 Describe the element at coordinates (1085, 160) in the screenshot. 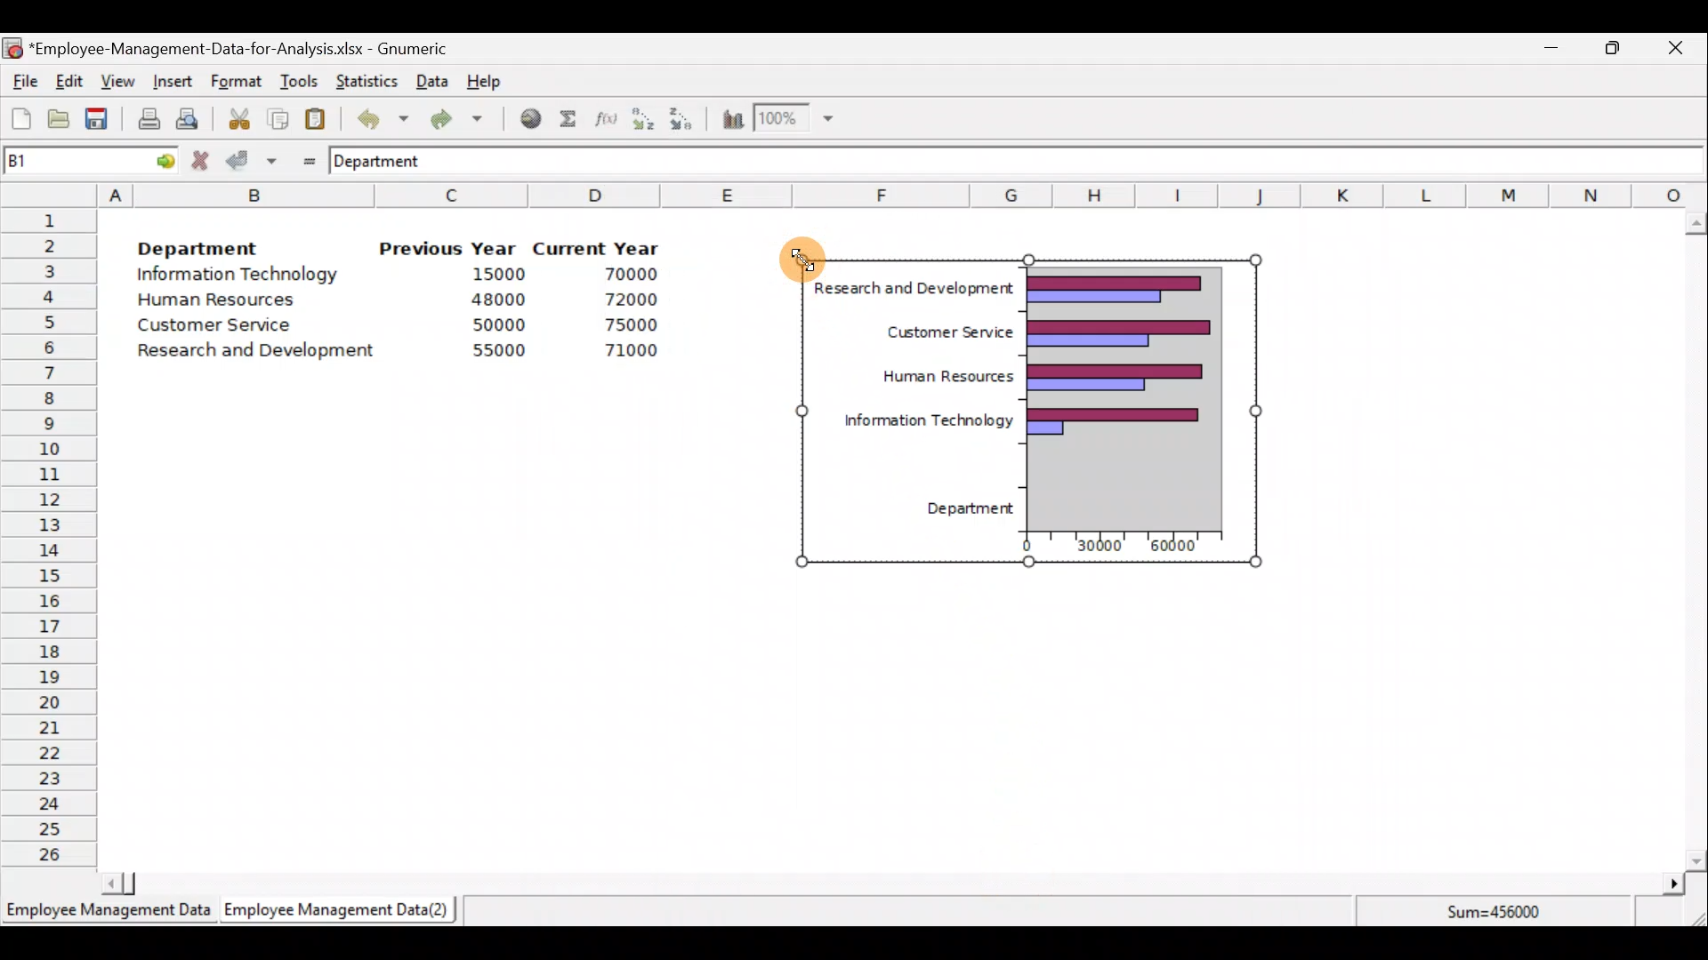

I see `Formula bar` at that location.